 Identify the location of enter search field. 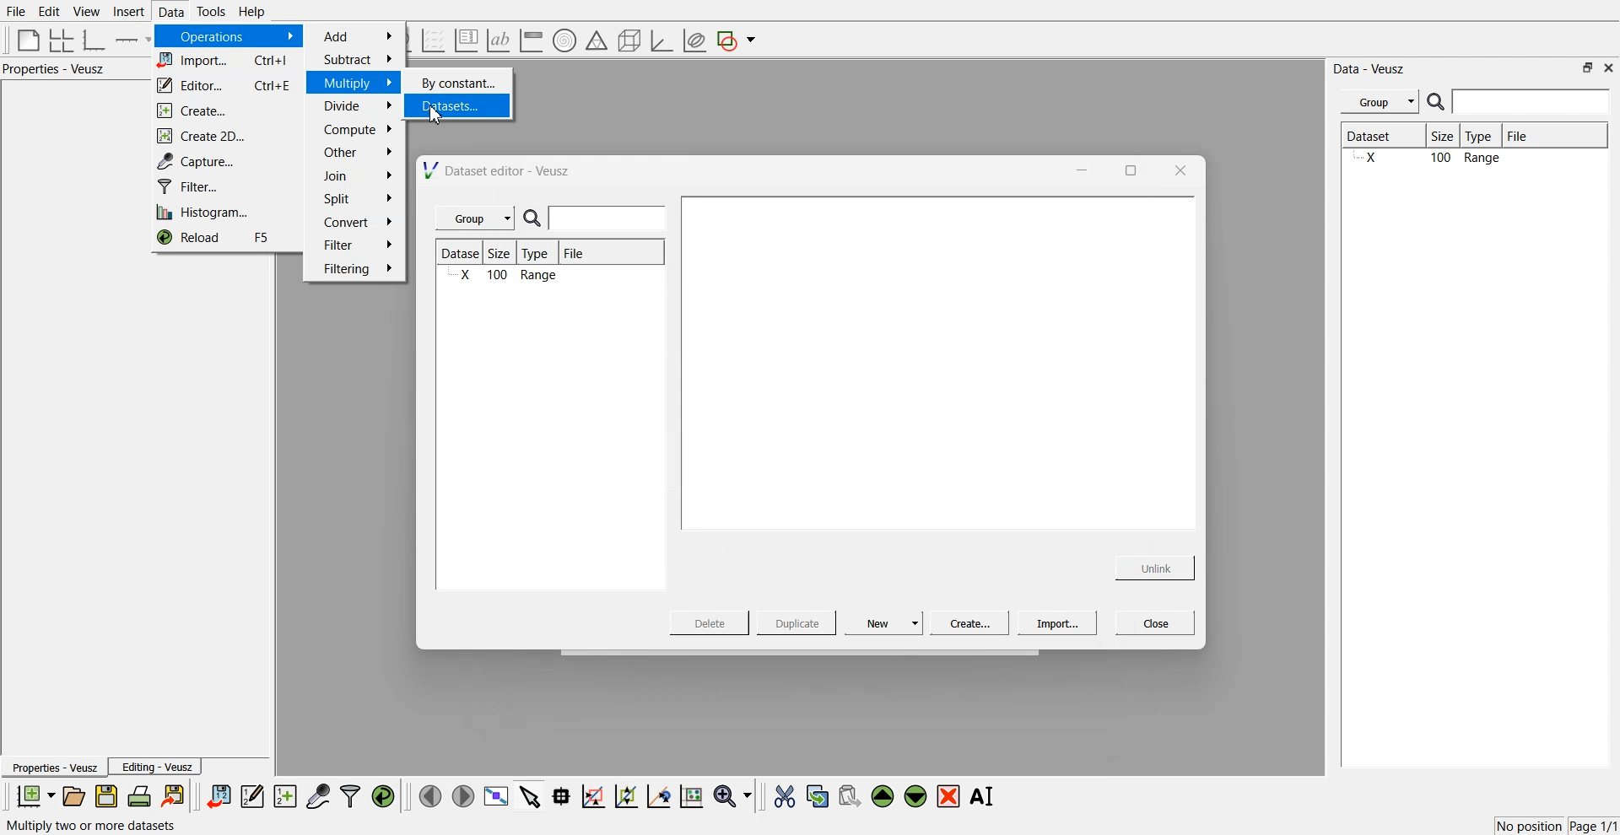
(610, 218).